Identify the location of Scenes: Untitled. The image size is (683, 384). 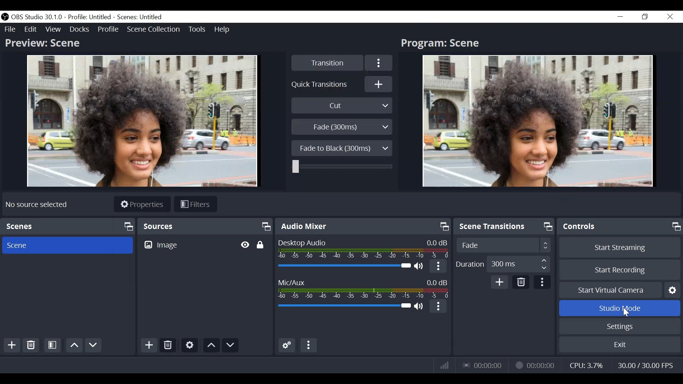
(144, 17).